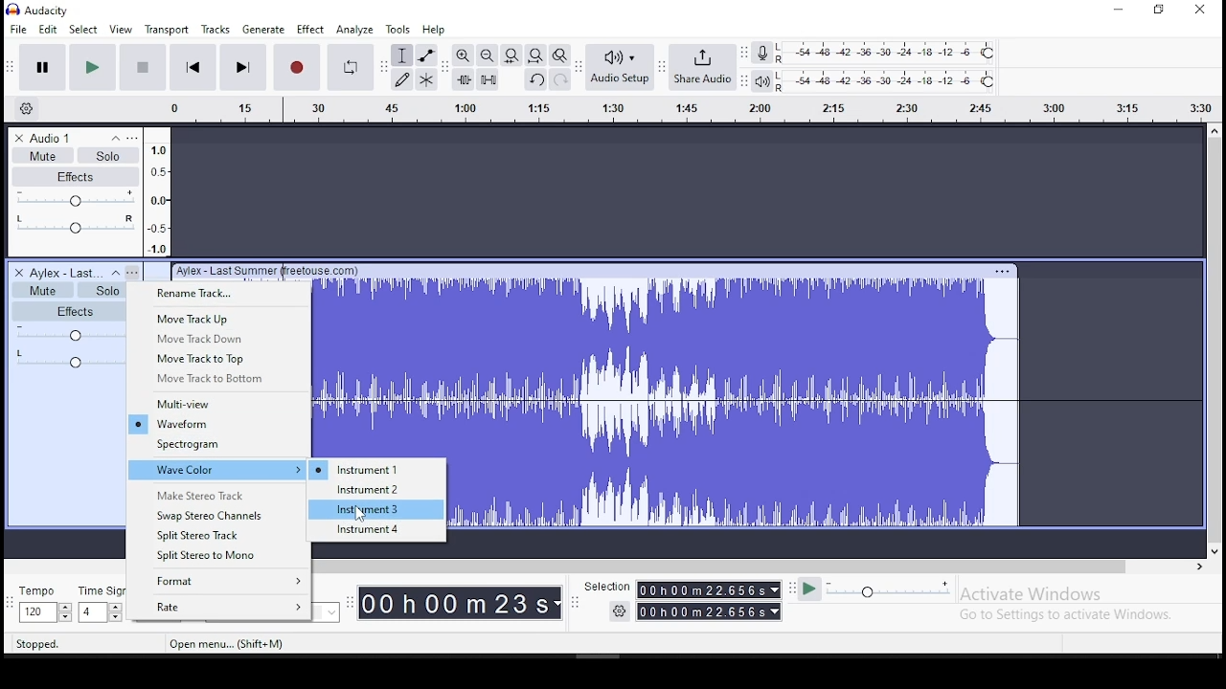 The width and height of the screenshot is (1226, 689). I want to click on fit selection to width, so click(511, 56).